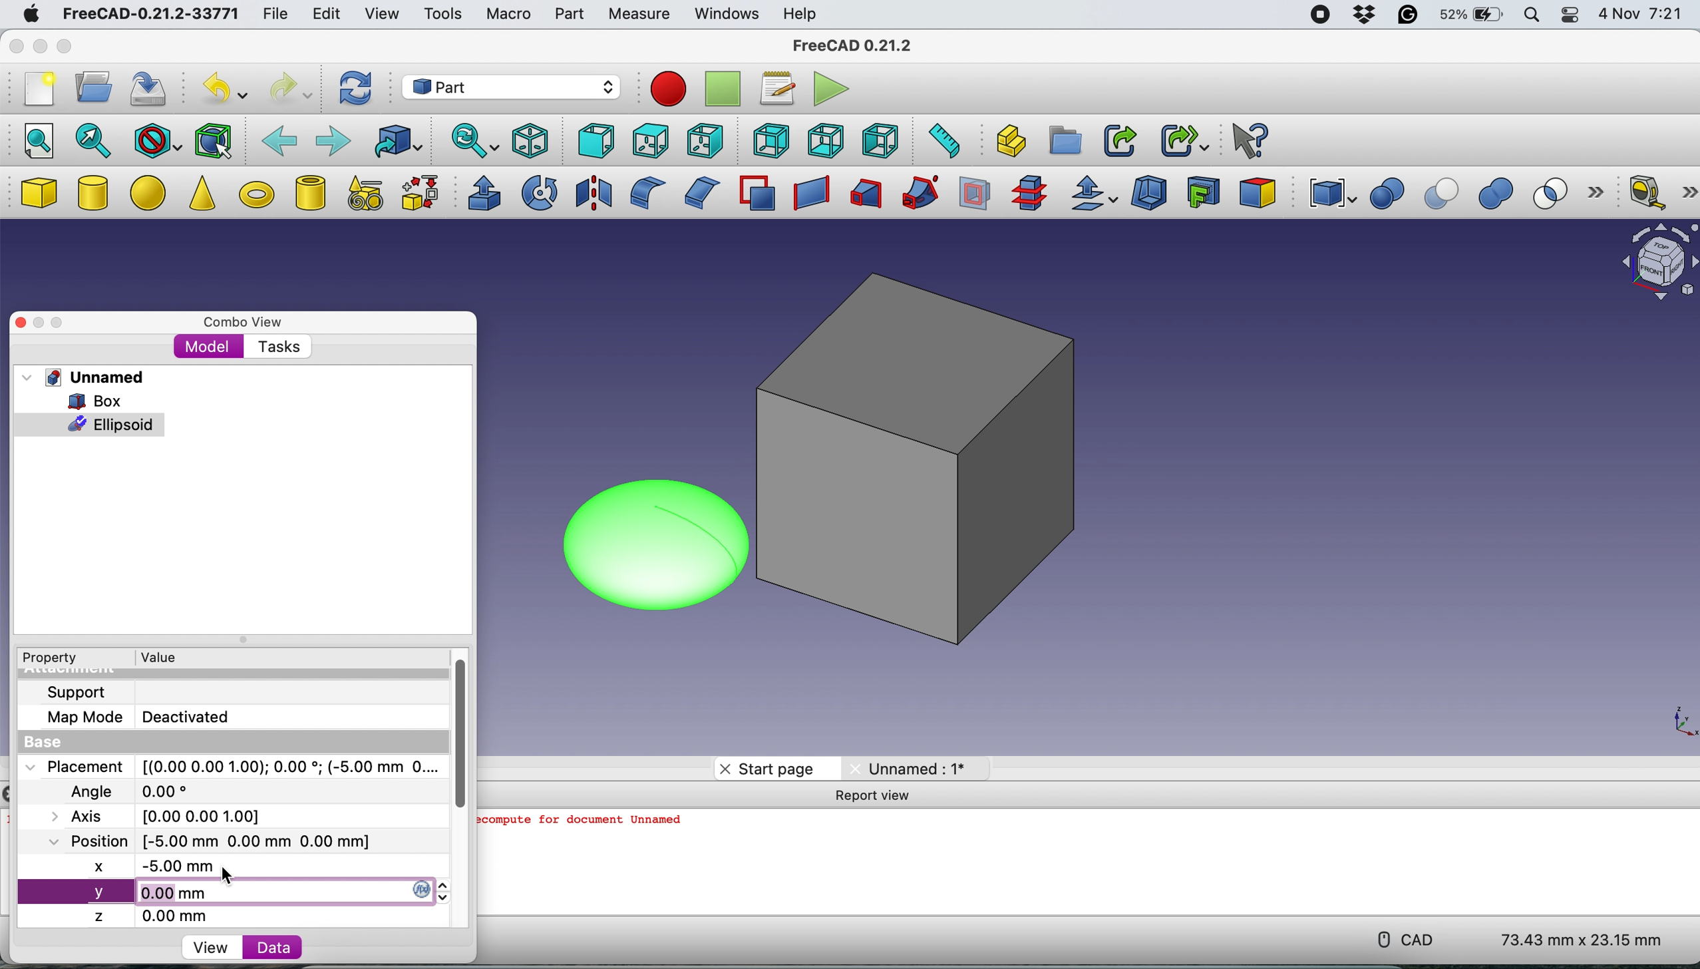 The height and width of the screenshot is (969, 1700). I want to click on grammarly, so click(1407, 17).